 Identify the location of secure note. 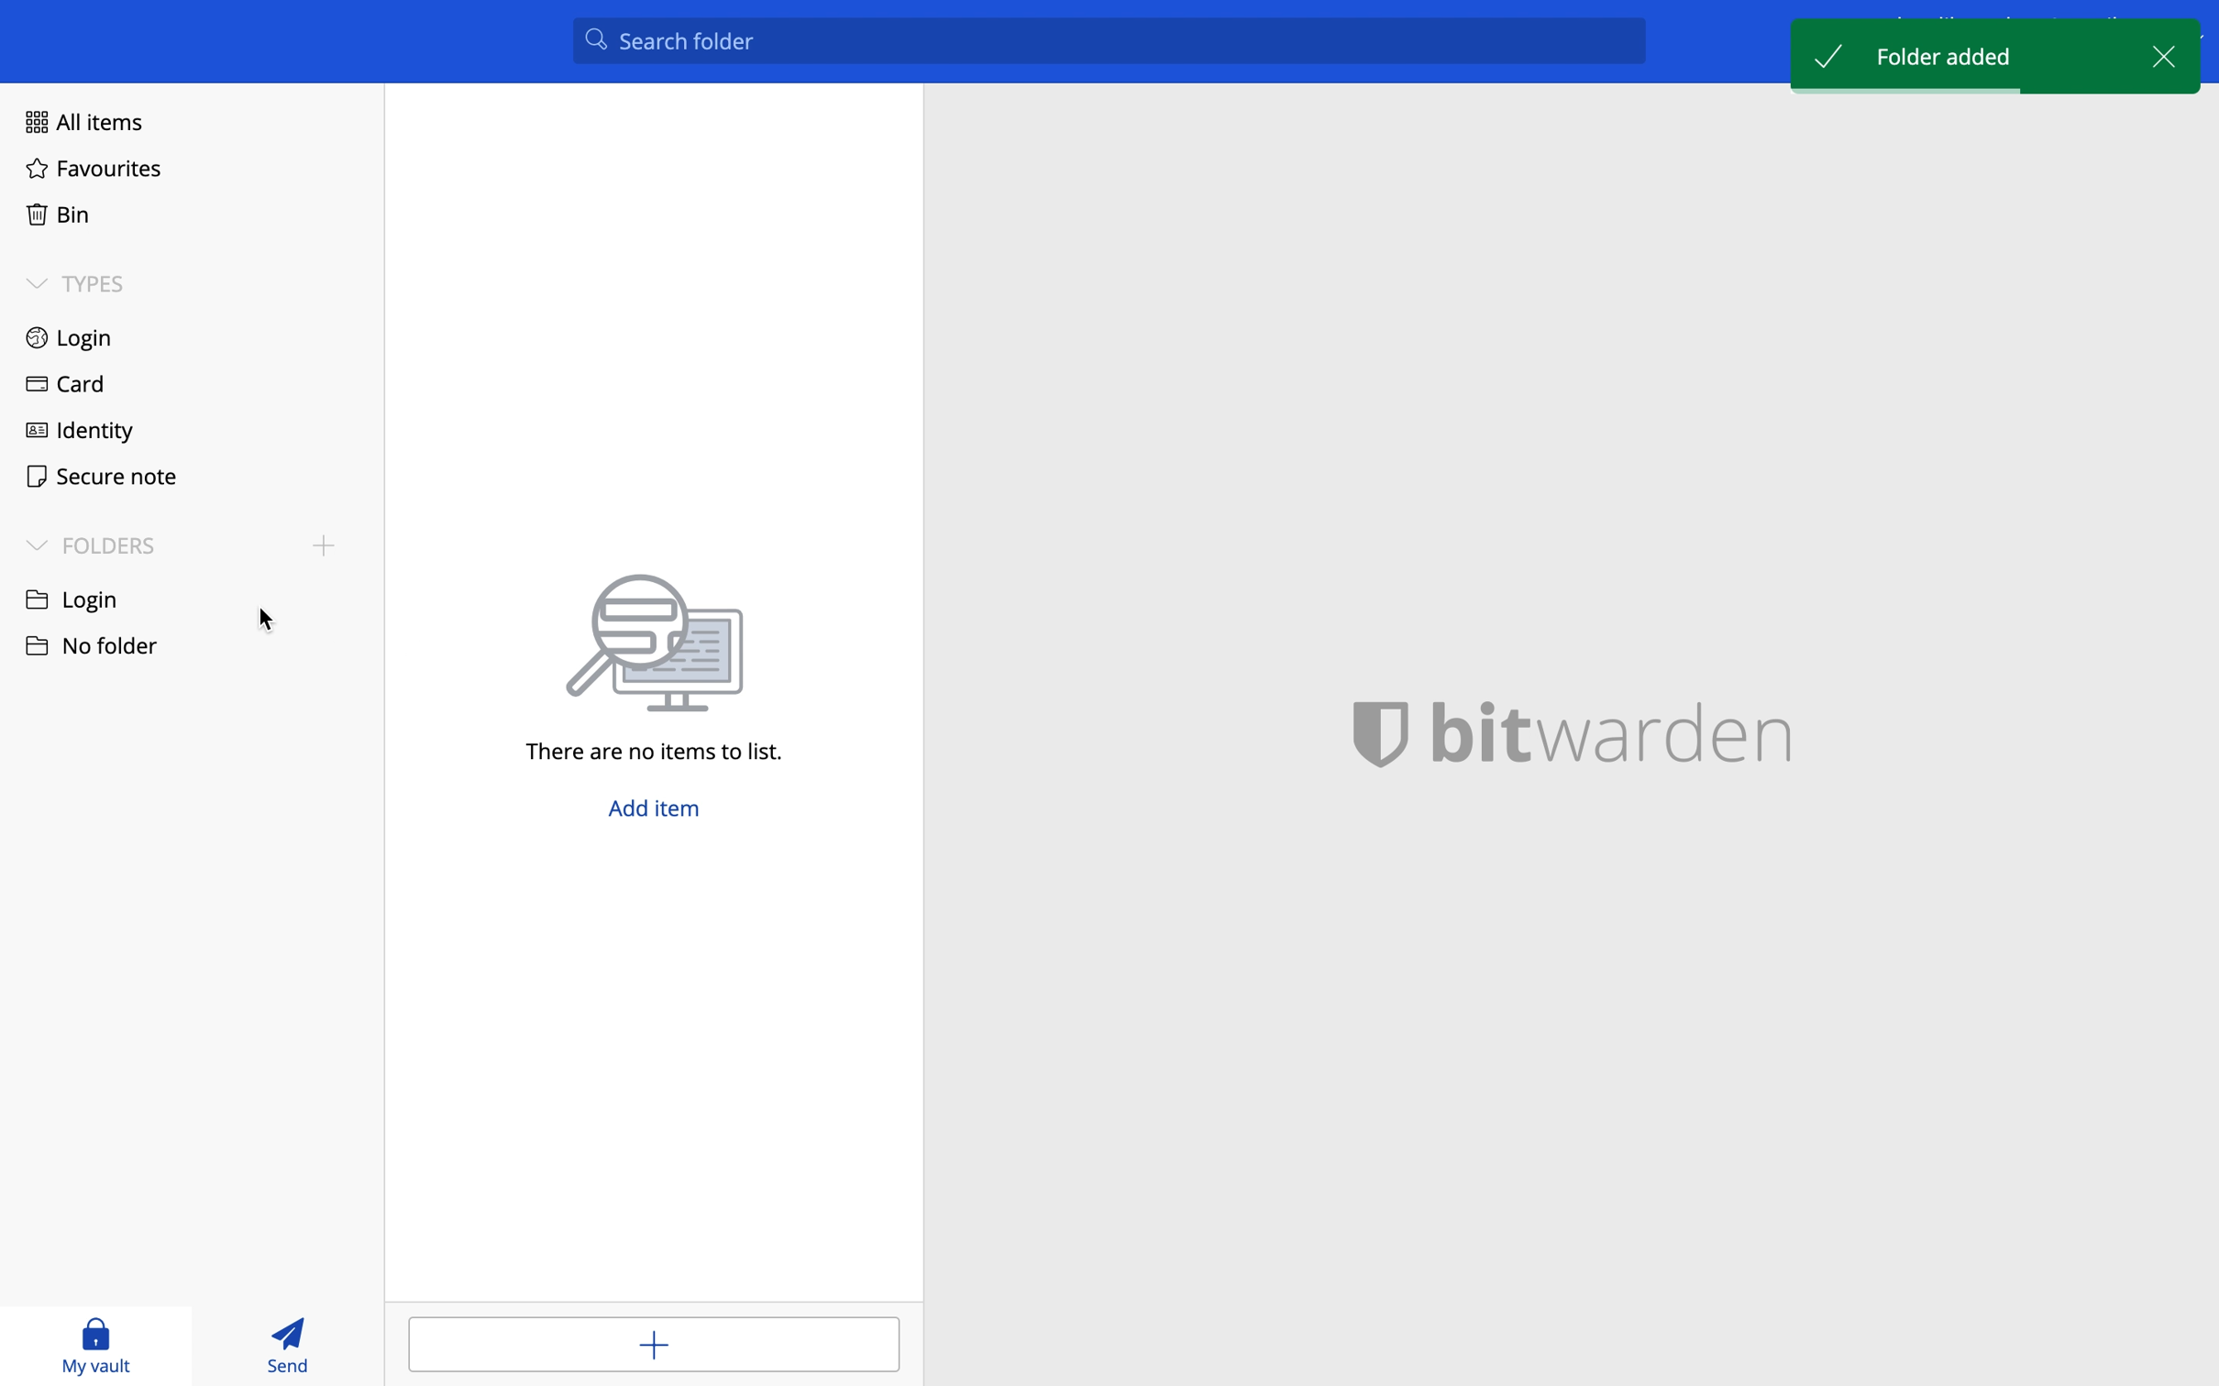
(94, 474).